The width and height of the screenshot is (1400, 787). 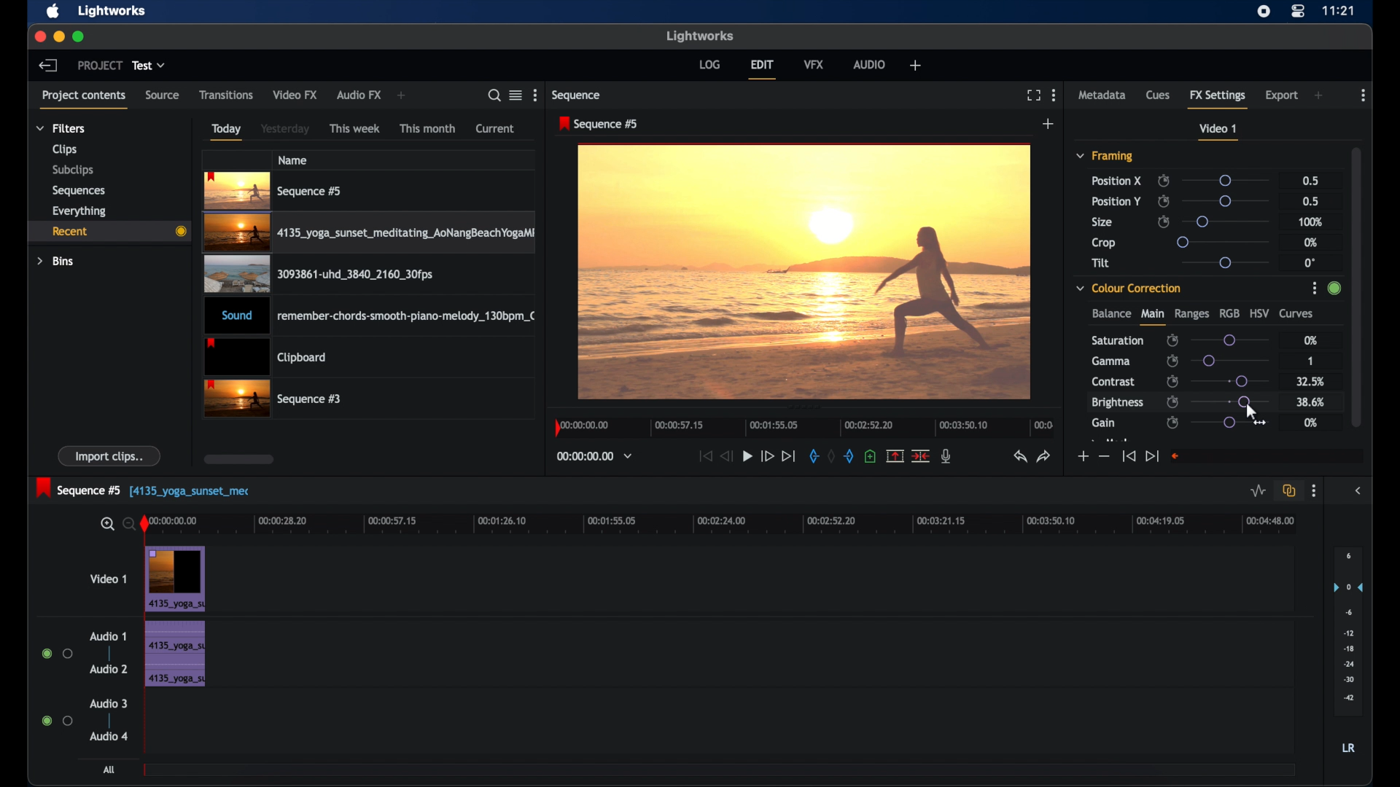 I want to click on toggle audio levels editing, so click(x=1259, y=491).